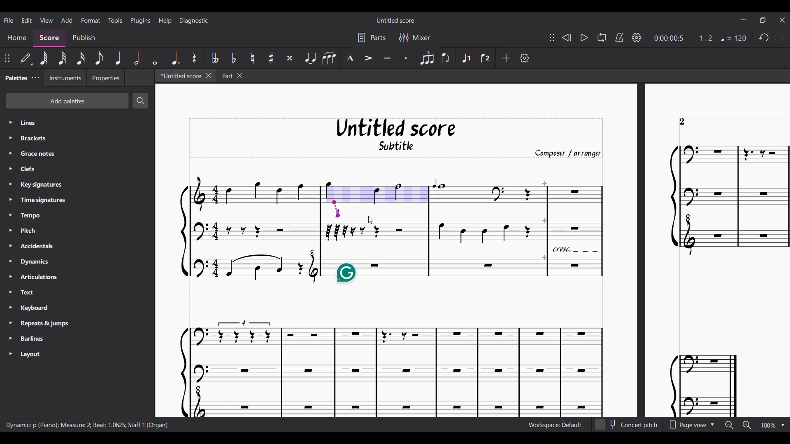  What do you see at coordinates (67, 101) in the screenshot?
I see `Add palettes` at bounding box center [67, 101].